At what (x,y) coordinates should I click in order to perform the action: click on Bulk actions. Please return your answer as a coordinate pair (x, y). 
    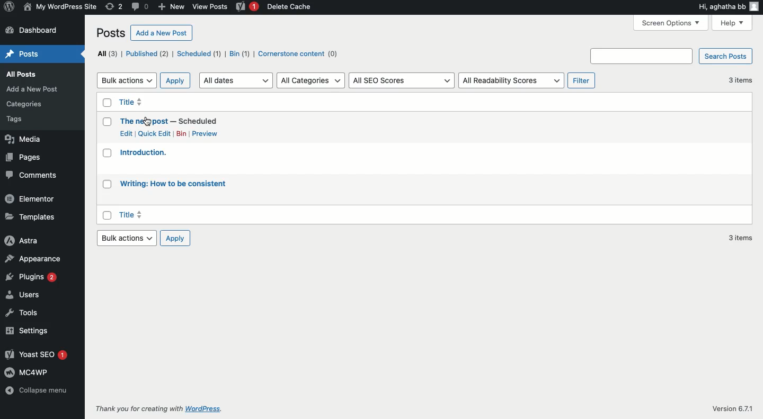
    Looking at the image, I should click on (127, 80).